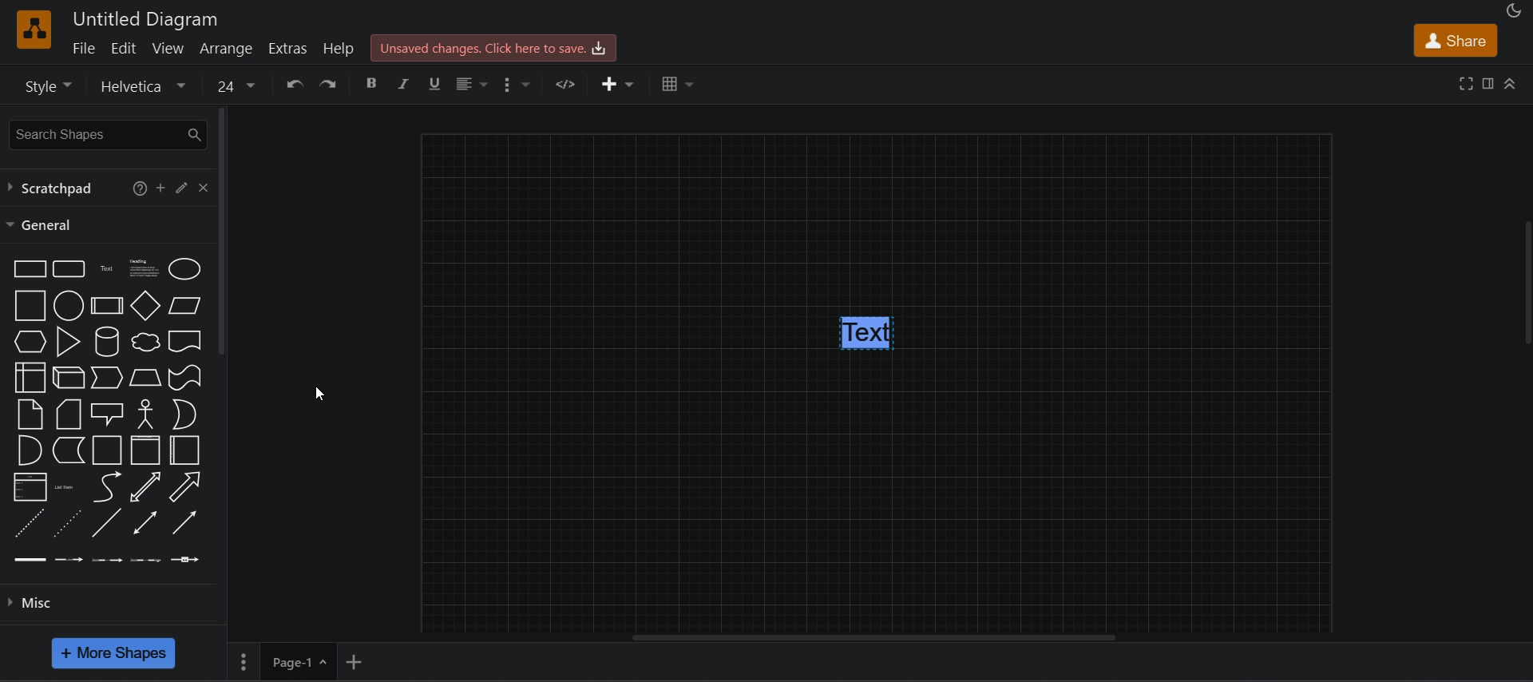 Image resolution: width=1533 pixels, height=682 pixels. What do you see at coordinates (30, 268) in the screenshot?
I see `Rectangle` at bounding box center [30, 268].